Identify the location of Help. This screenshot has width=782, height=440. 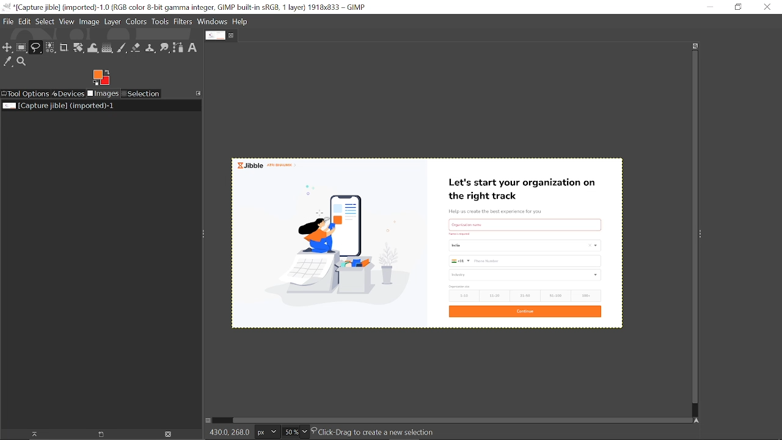
(241, 22).